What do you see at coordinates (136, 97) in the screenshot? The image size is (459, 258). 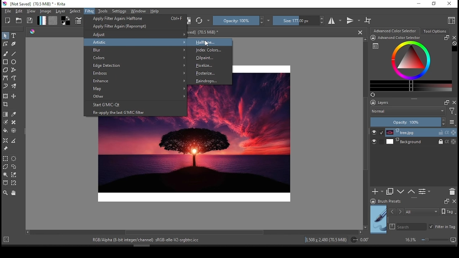 I see `other` at bounding box center [136, 97].